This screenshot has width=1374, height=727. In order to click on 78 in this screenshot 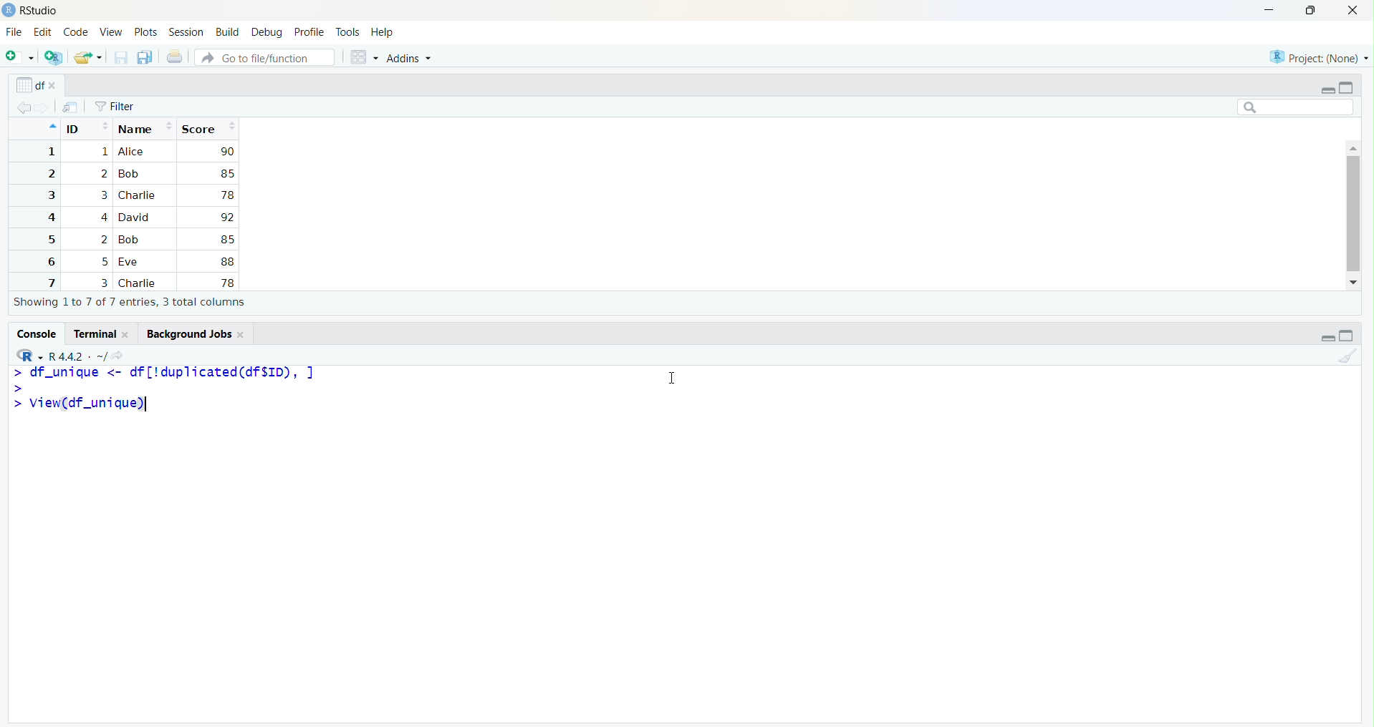, I will do `click(227, 195)`.